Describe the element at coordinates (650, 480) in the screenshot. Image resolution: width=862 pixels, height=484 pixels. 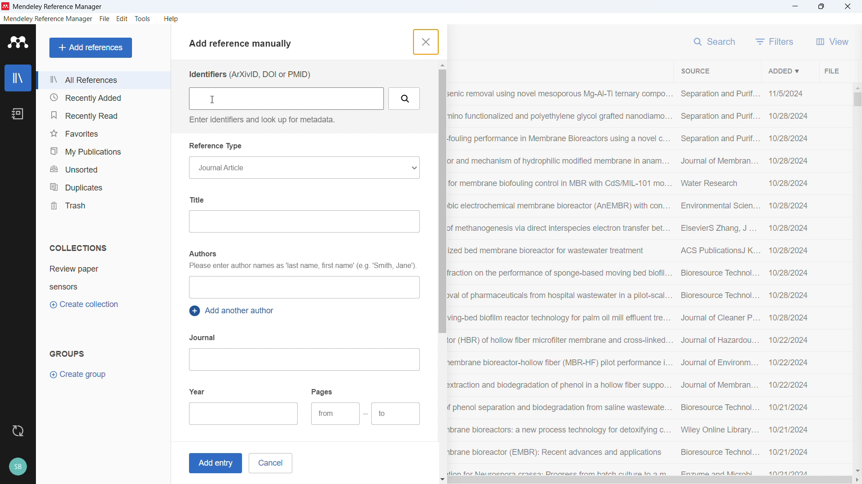
I see `Horizontal scroll bar ` at that location.